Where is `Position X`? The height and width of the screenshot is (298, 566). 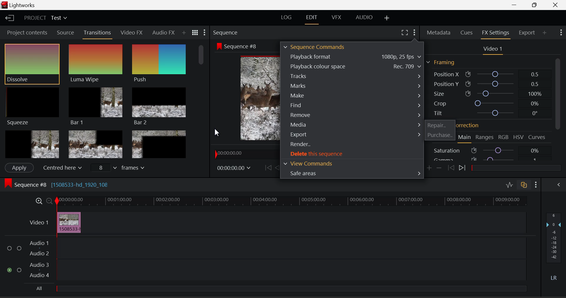
Position X is located at coordinates (486, 74).